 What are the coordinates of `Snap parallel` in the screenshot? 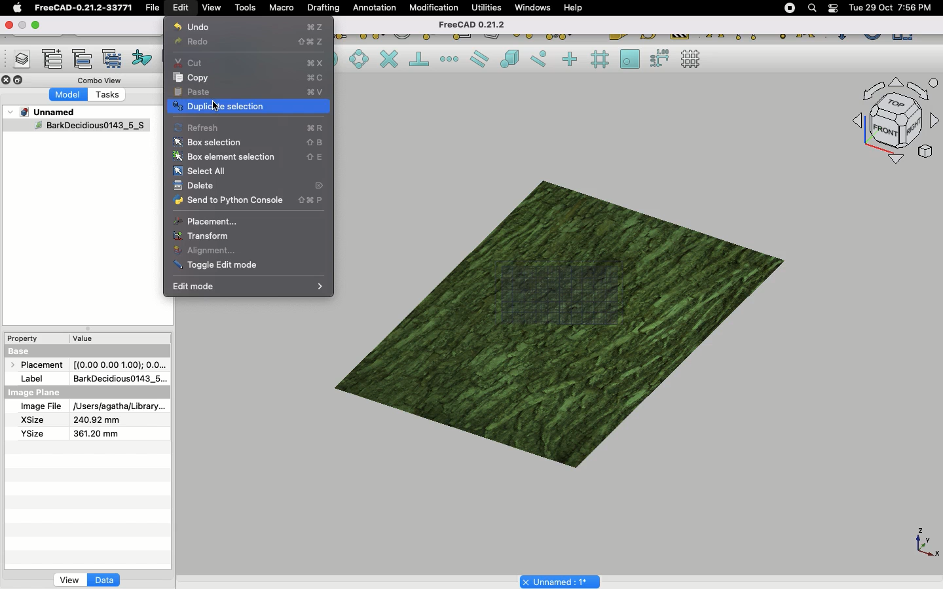 It's located at (479, 59).